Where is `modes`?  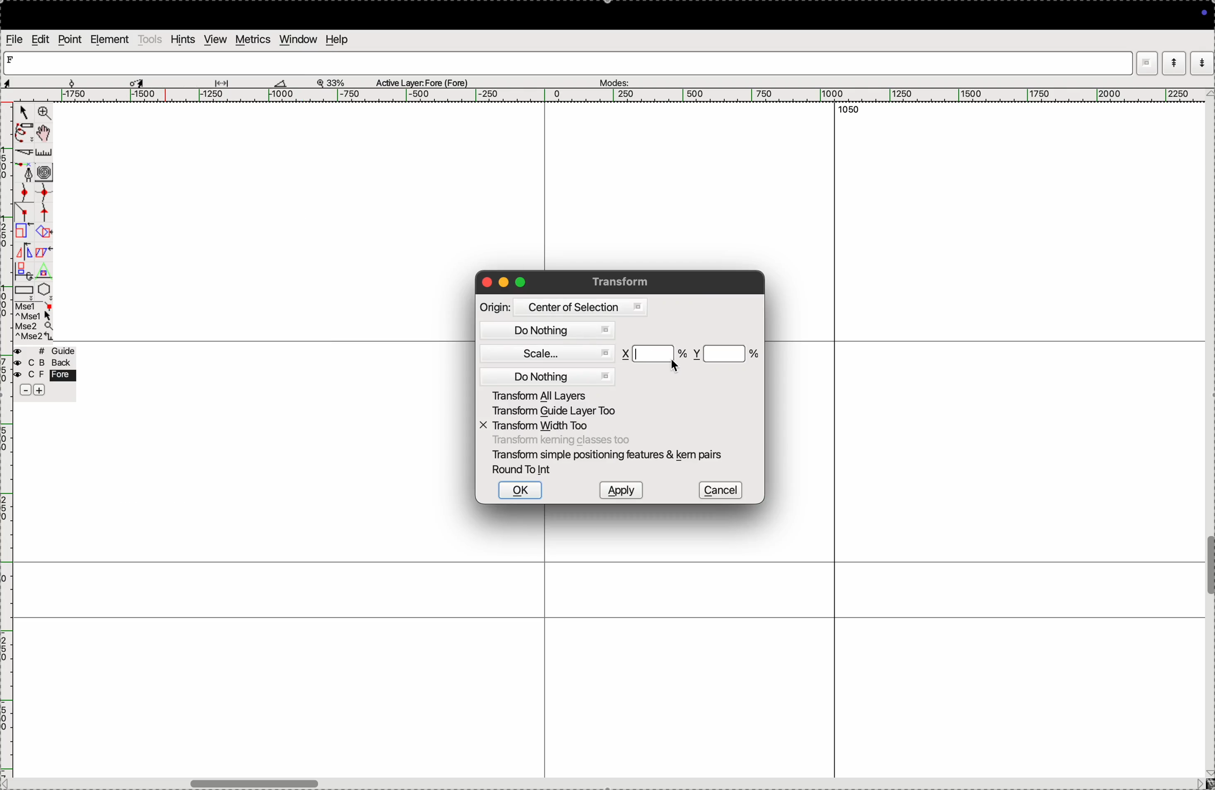
modes is located at coordinates (613, 81).